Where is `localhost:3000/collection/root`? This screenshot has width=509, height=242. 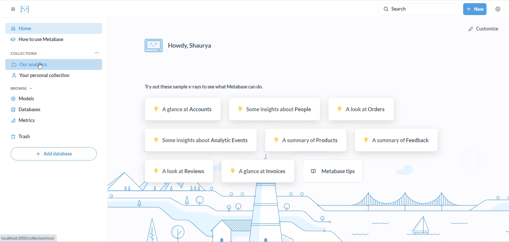 localhost:3000/collection/root is located at coordinates (27, 239).